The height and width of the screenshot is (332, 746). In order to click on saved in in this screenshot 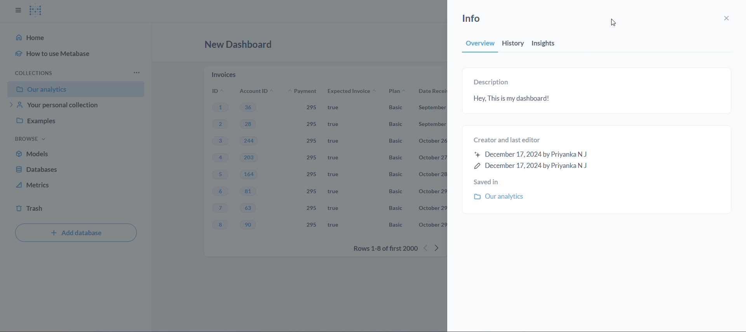, I will do `click(498, 182)`.